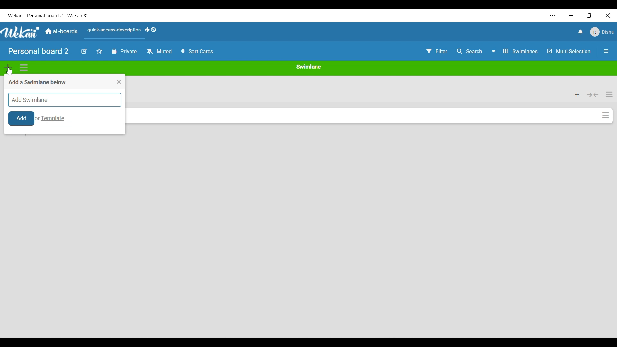  I want to click on Software logo, so click(21, 32).